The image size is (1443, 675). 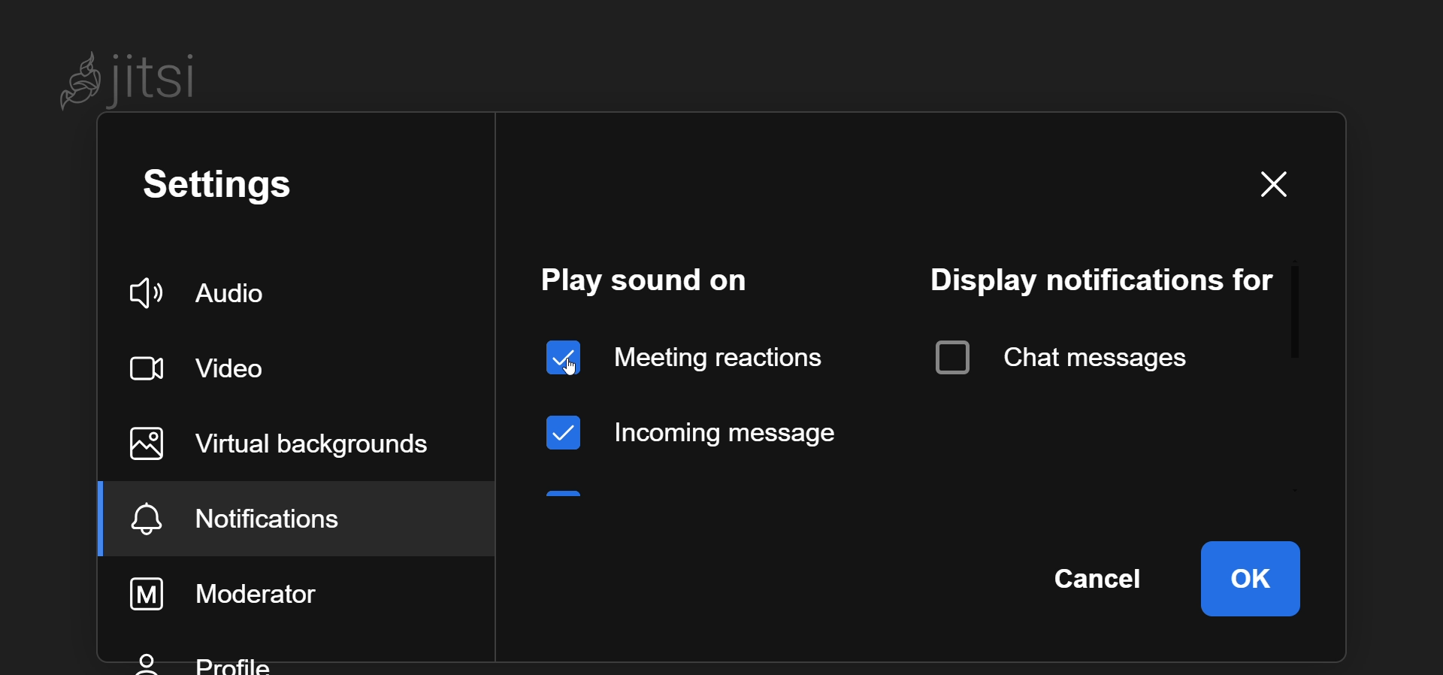 What do you see at coordinates (301, 445) in the screenshot?
I see `virtual background` at bounding box center [301, 445].